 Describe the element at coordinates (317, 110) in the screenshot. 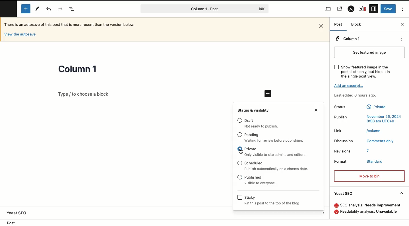

I see `Close` at that location.